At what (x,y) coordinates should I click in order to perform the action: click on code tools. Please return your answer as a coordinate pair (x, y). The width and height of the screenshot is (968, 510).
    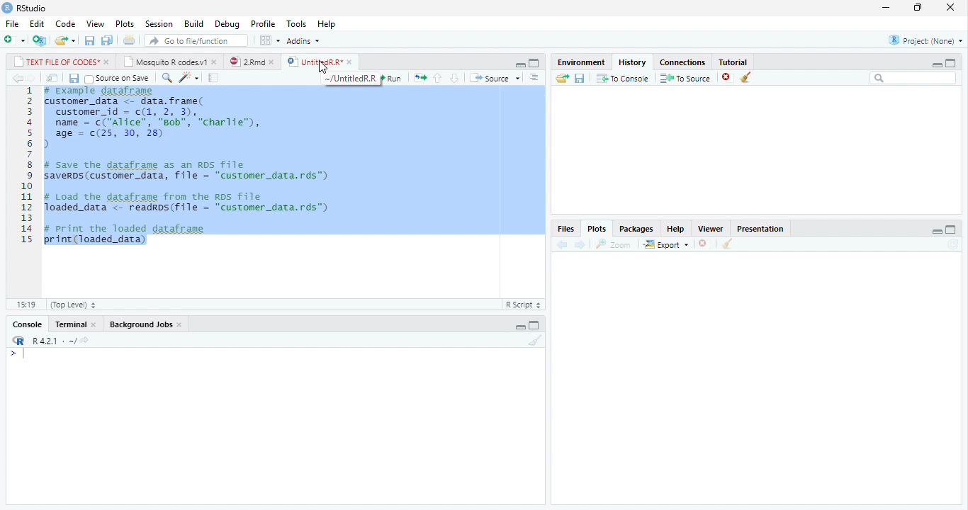
    Looking at the image, I should click on (189, 78).